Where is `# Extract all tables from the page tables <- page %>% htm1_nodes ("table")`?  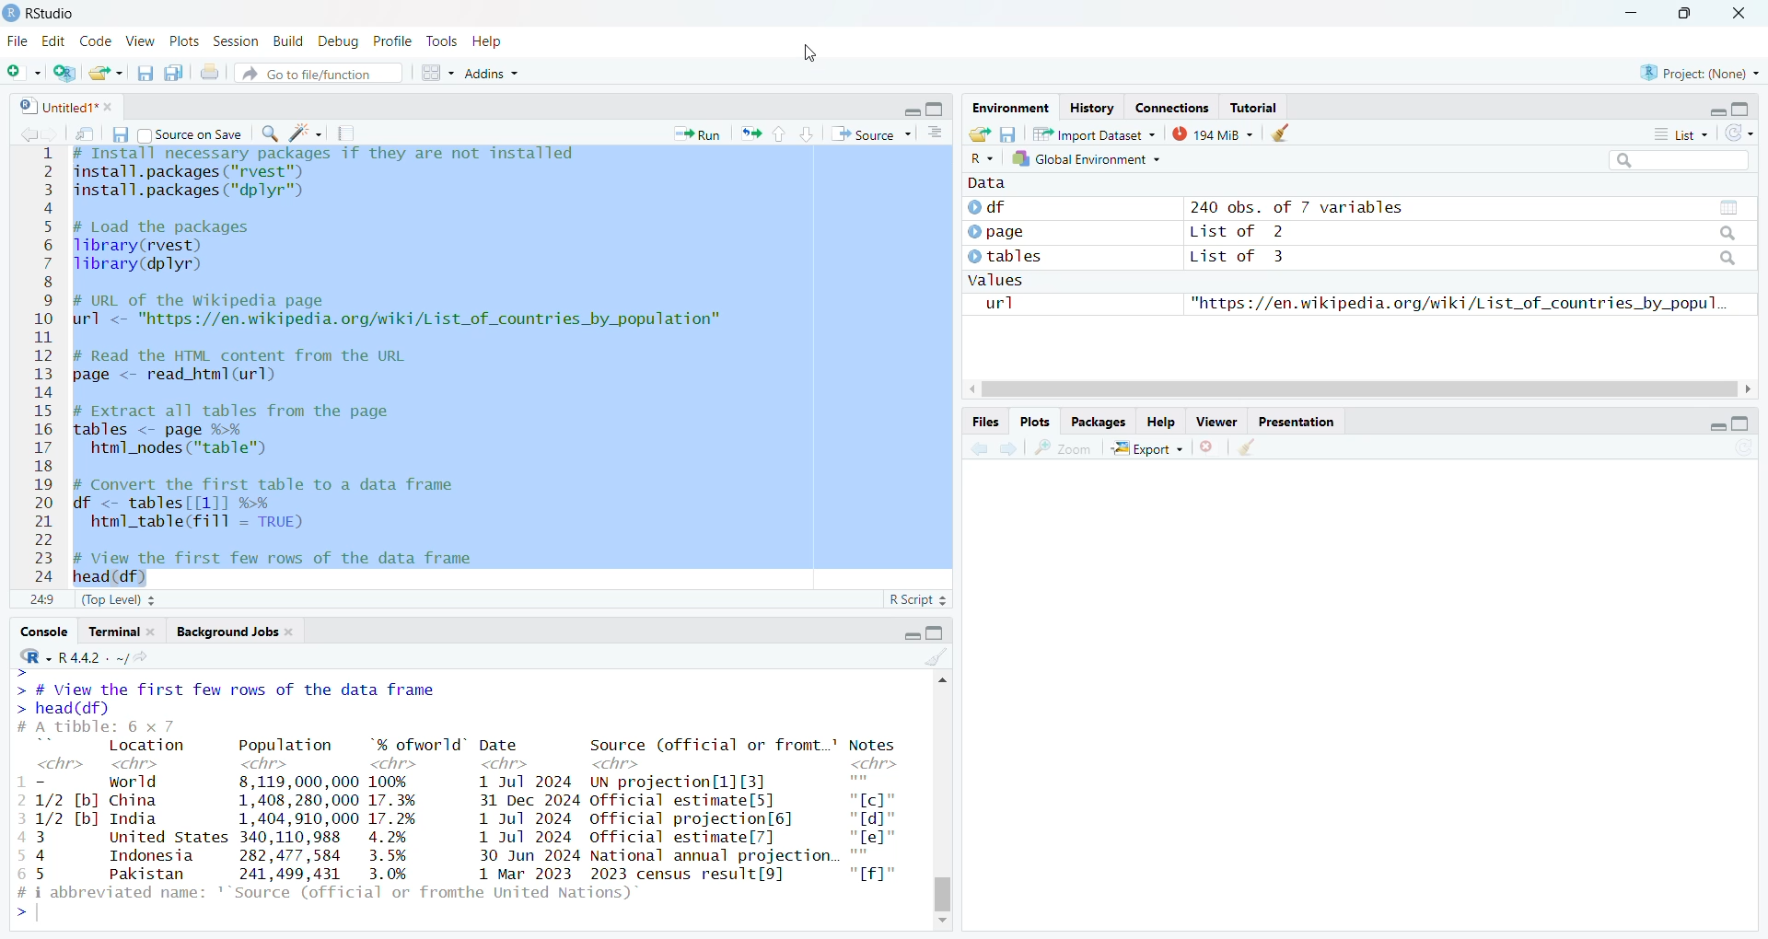 # Extract all tables from the page tables <- page %>% htm1_nodes ("table") is located at coordinates (248, 431).